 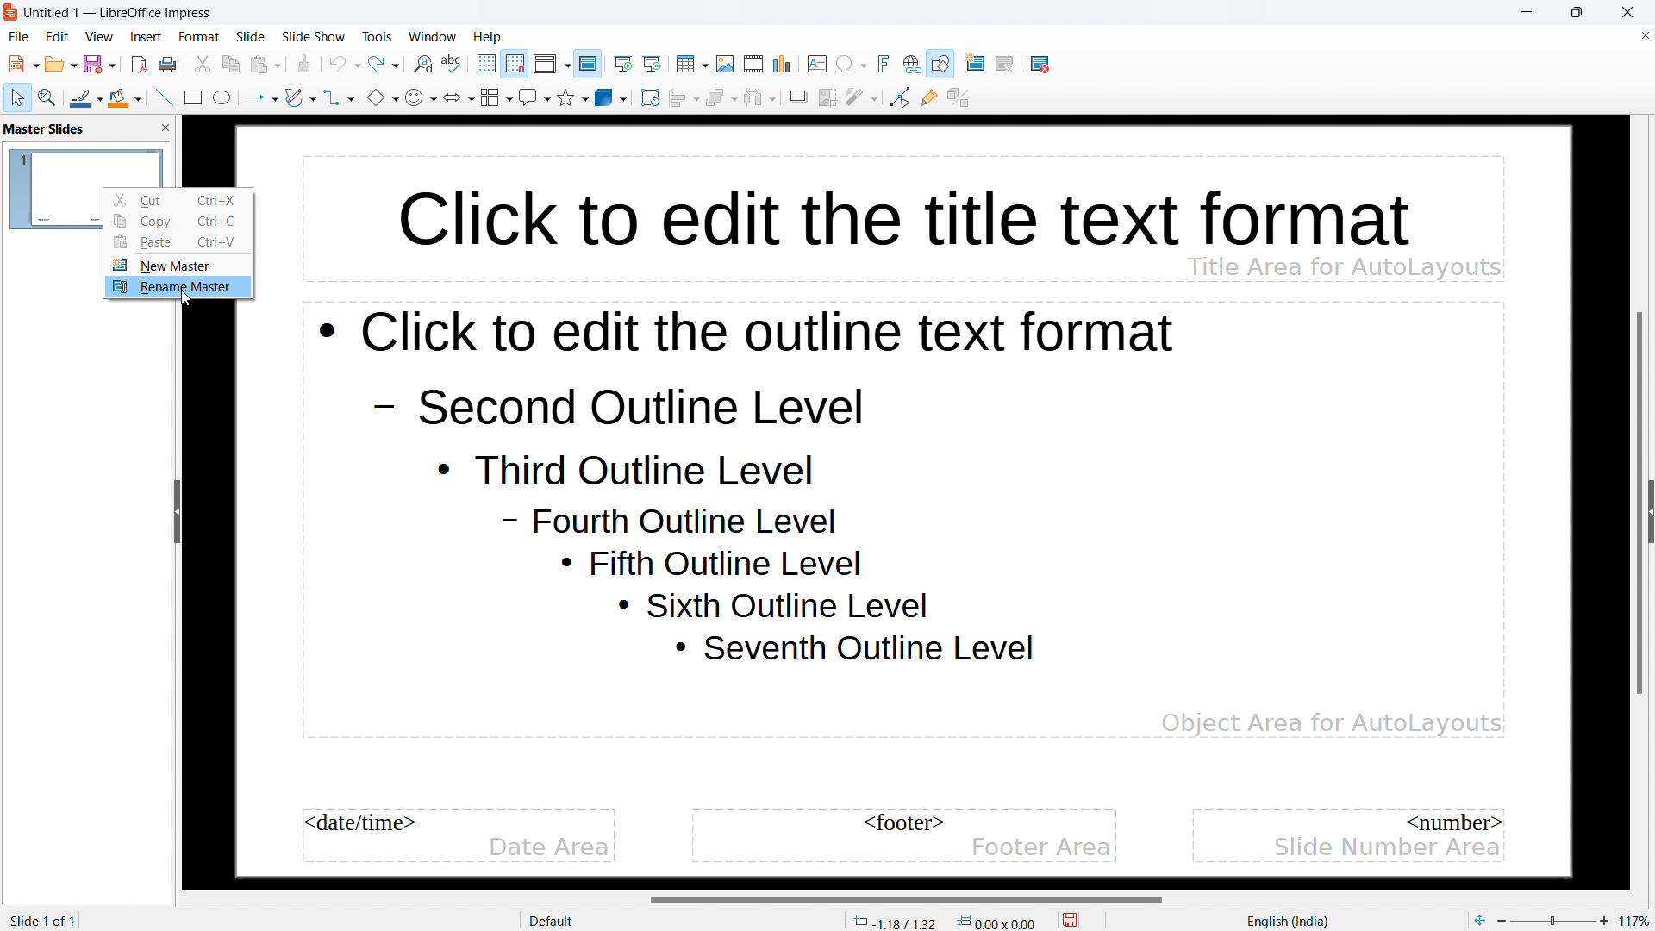 What do you see at coordinates (1553, 921) in the screenshot?
I see `Zoom percent` at bounding box center [1553, 921].